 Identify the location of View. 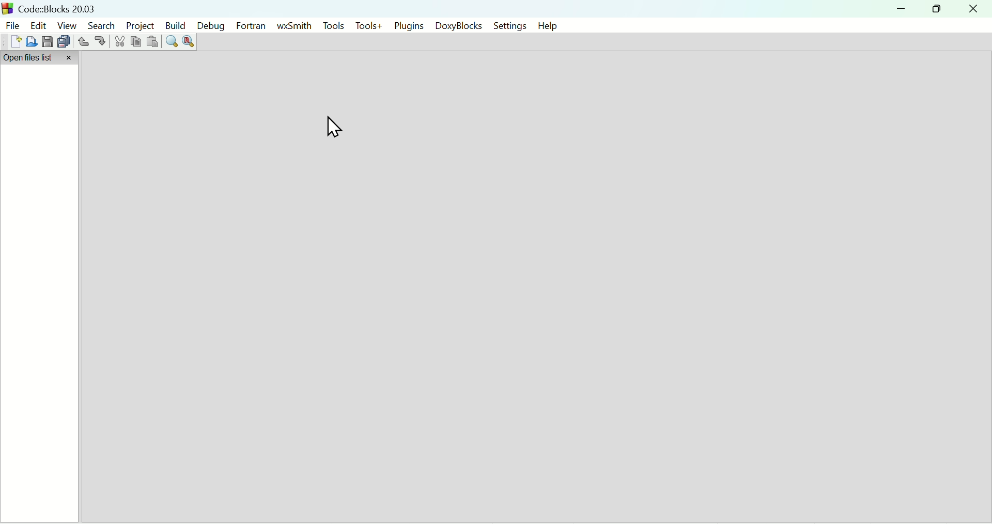
(68, 25).